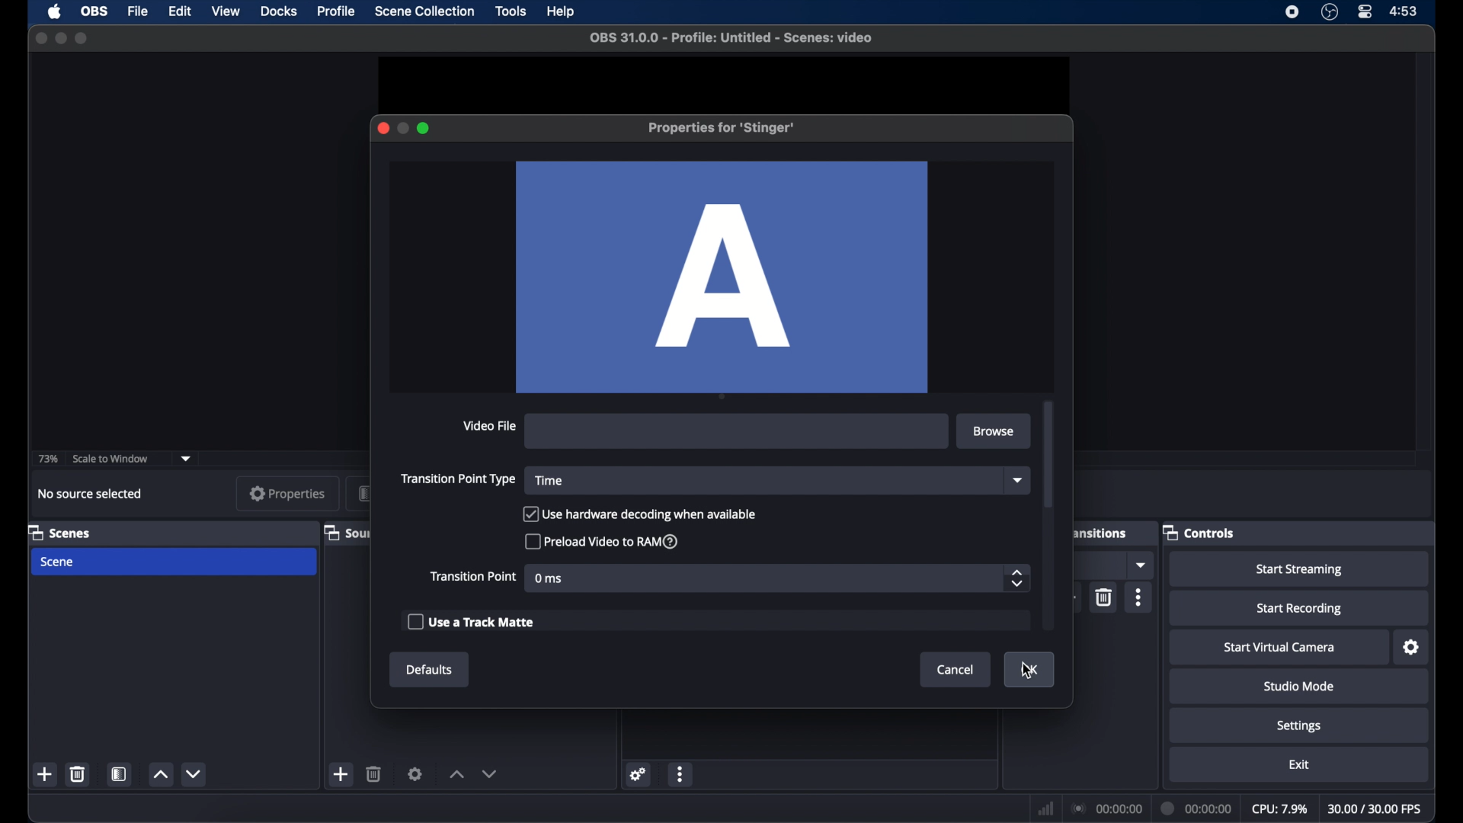  I want to click on decrement, so click(489, 773).